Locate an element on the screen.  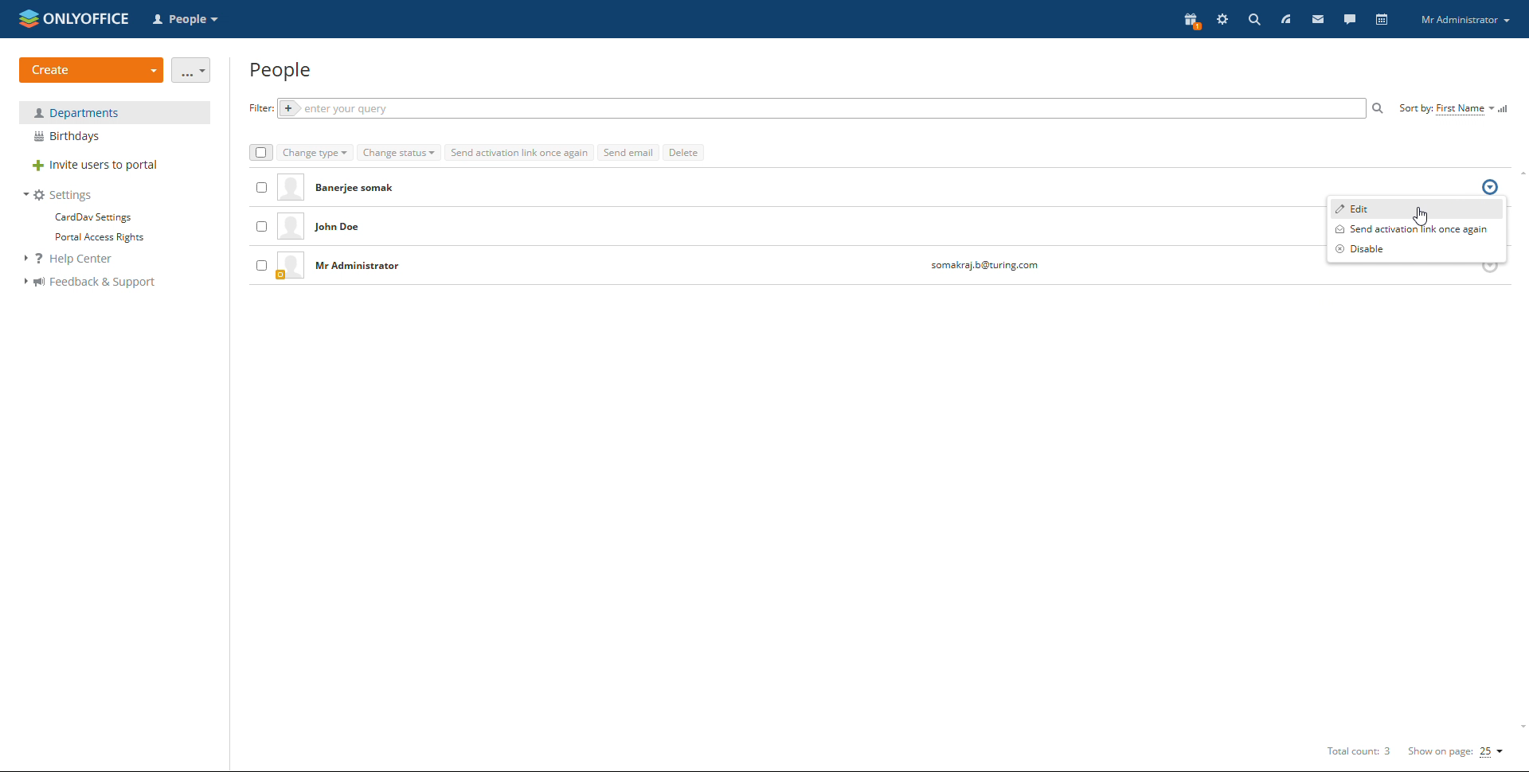
cursor is located at coordinates (1425, 214).